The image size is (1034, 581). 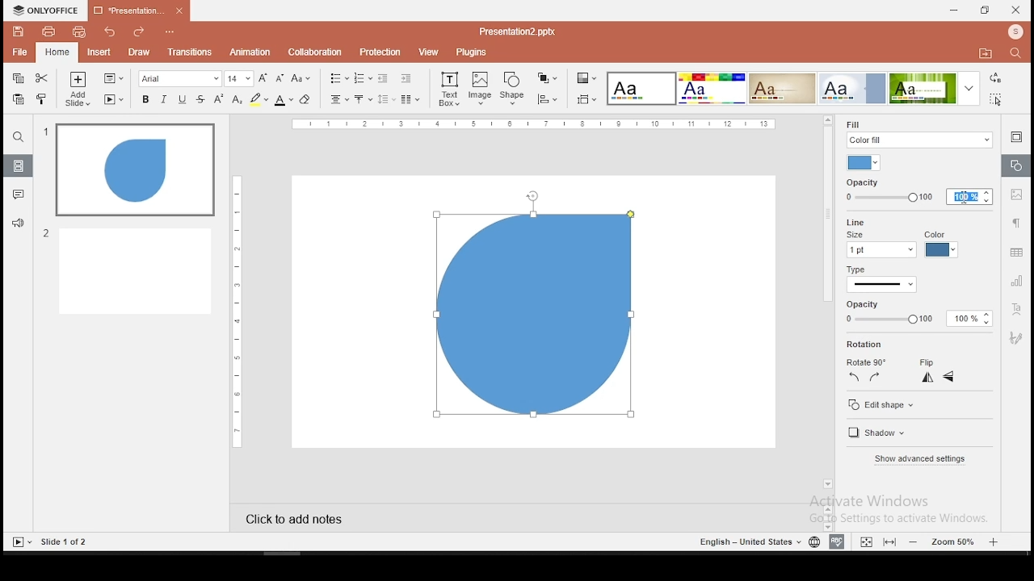 What do you see at coordinates (1015, 136) in the screenshot?
I see `slide settings` at bounding box center [1015, 136].